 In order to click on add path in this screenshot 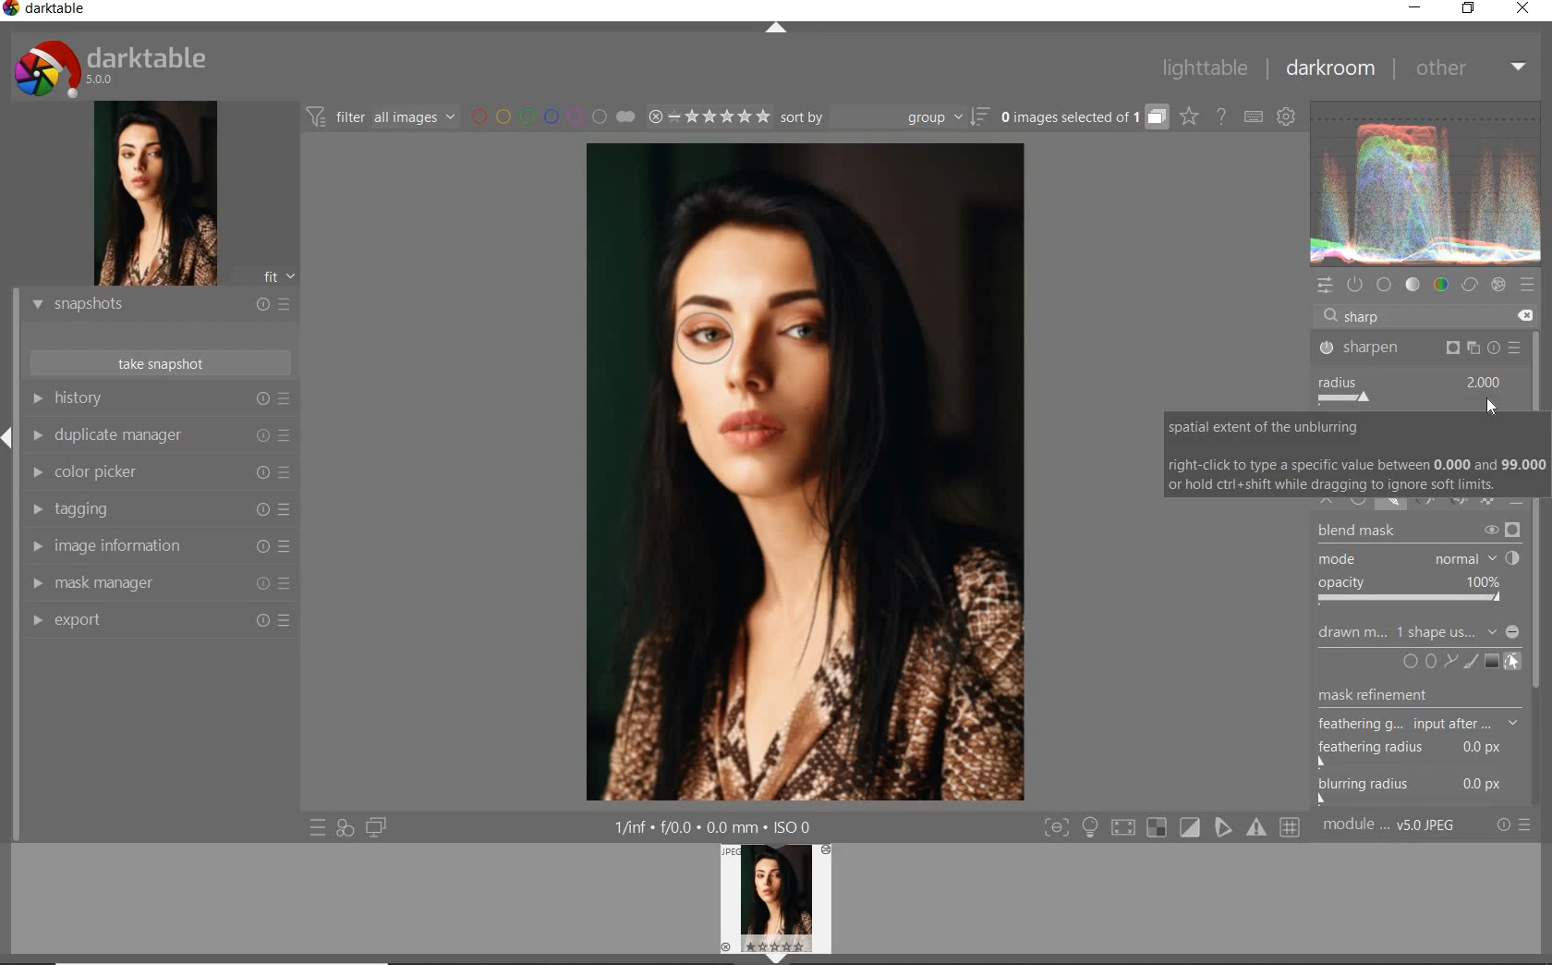, I will do `click(1451, 661)`.